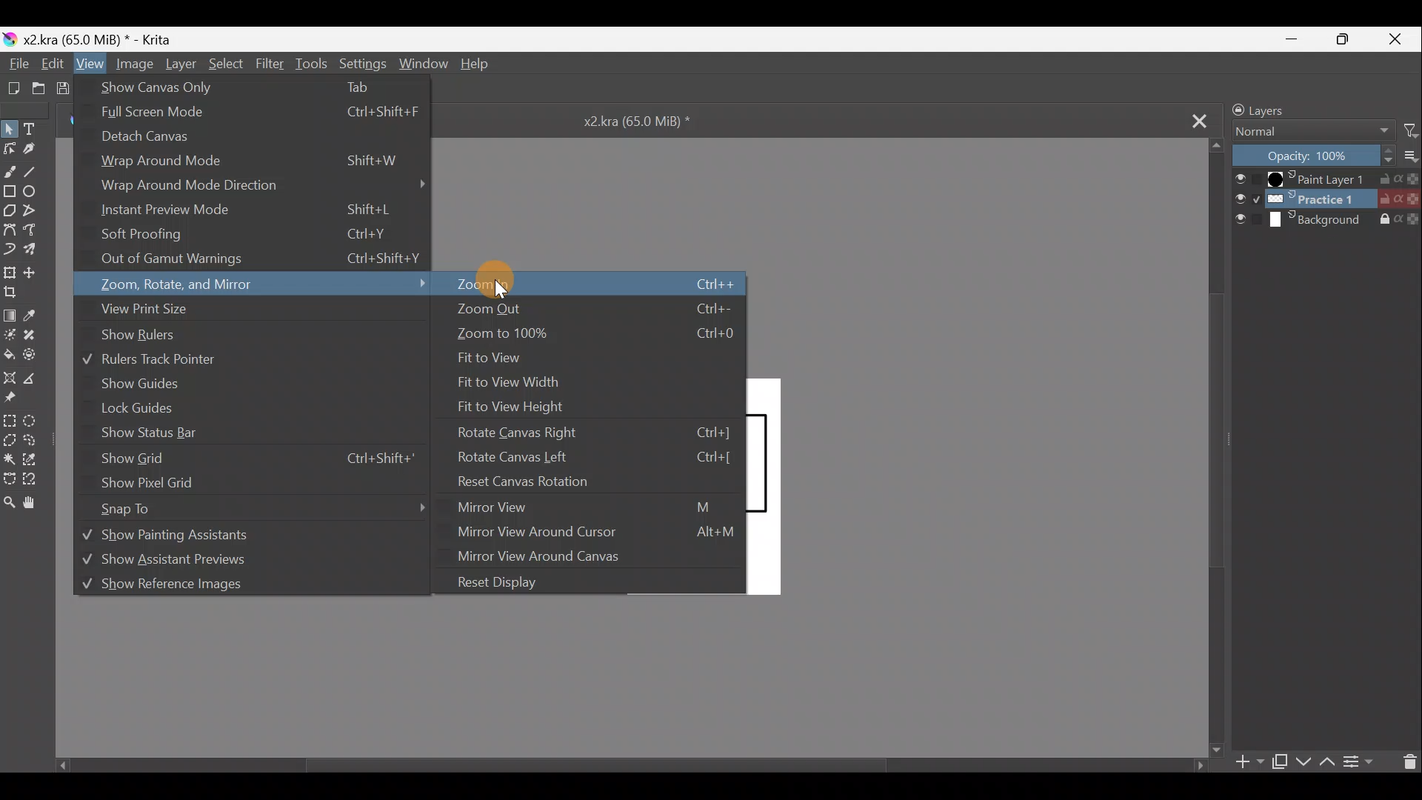  What do you see at coordinates (261, 113) in the screenshot?
I see `Full screen mode  Ctrl+Shift+F` at bounding box center [261, 113].